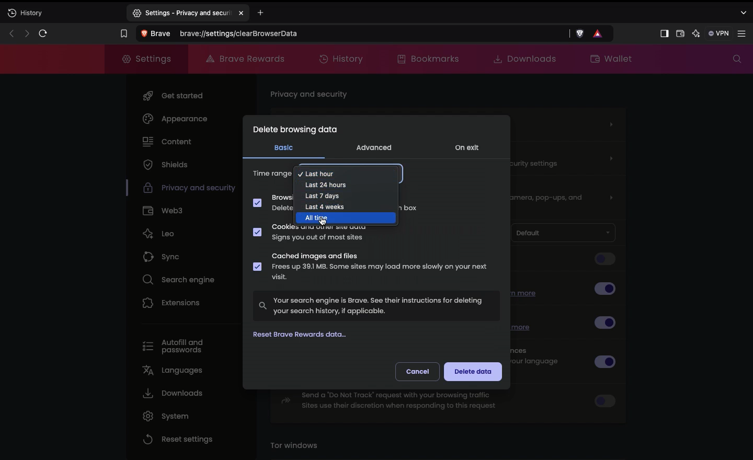  What do you see at coordinates (121, 32) in the screenshot?
I see `Bookmark` at bounding box center [121, 32].